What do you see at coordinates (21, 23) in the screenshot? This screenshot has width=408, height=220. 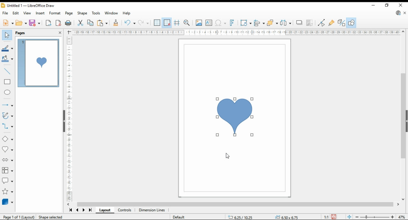 I see `open ` at bounding box center [21, 23].